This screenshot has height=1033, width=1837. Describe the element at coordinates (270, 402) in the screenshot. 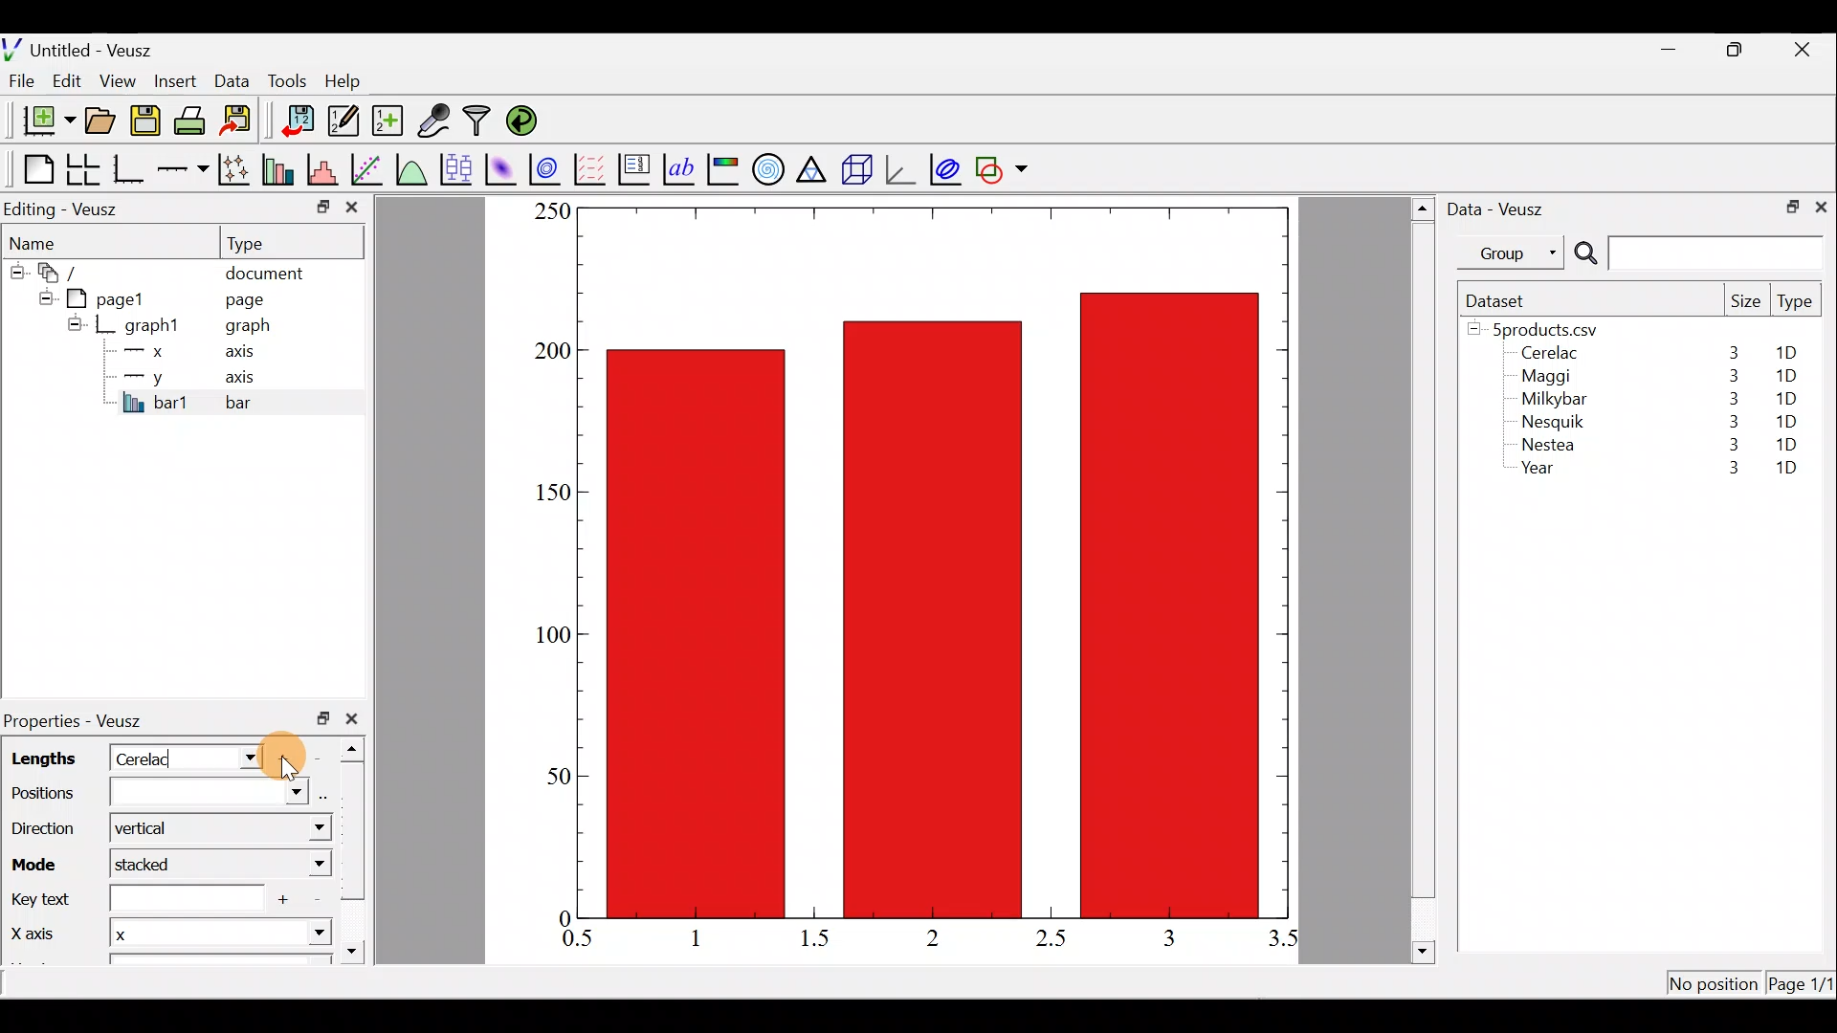

I see `bar` at that location.